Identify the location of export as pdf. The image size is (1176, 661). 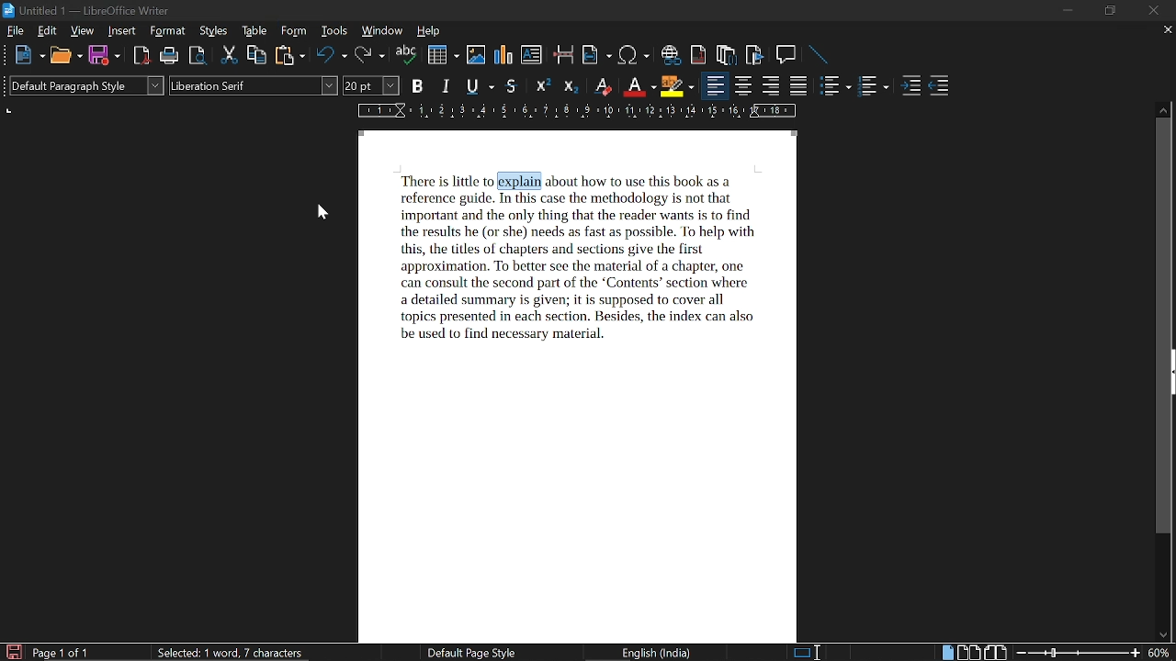
(143, 56).